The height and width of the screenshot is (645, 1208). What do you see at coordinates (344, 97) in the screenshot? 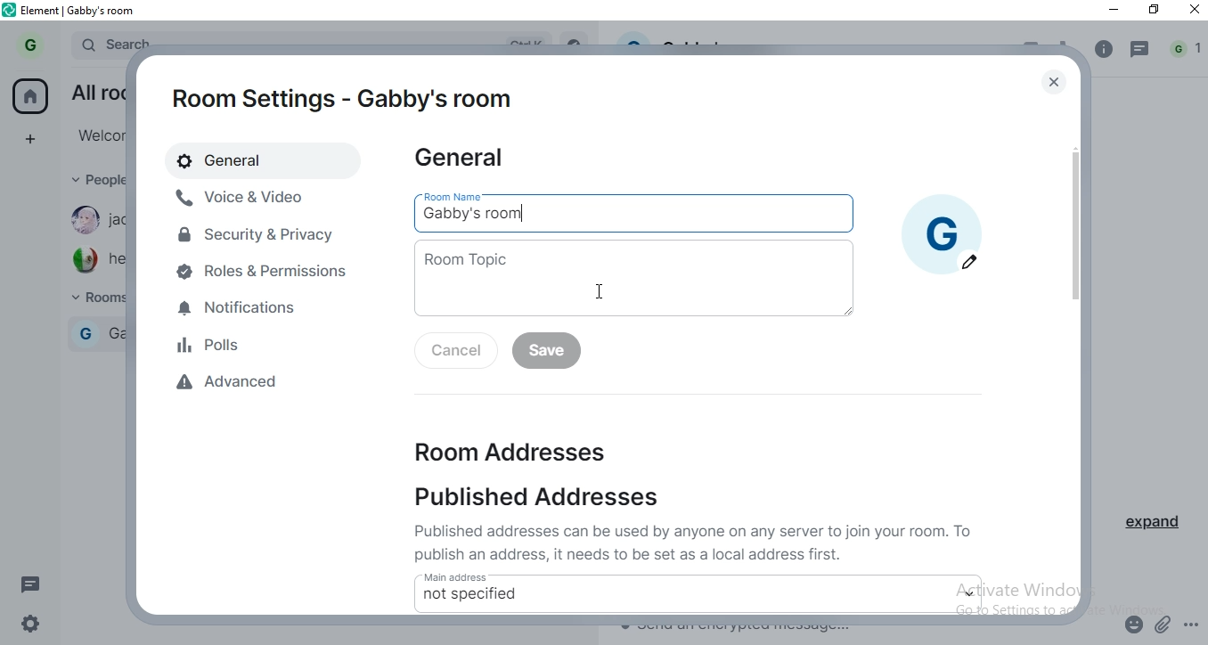
I see `room settings` at bounding box center [344, 97].